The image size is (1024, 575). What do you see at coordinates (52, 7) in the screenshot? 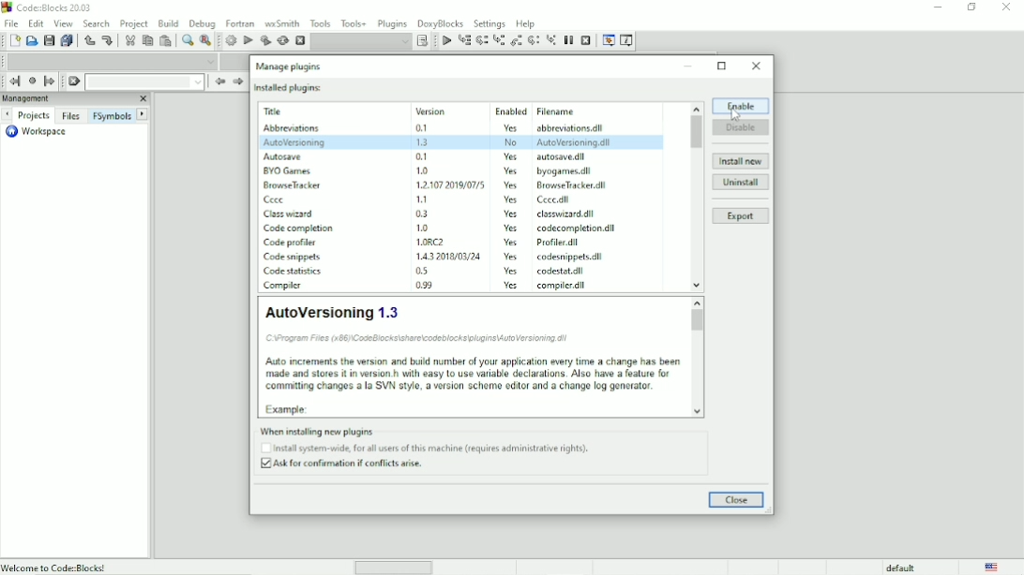
I see `Title` at bounding box center [52, 7].